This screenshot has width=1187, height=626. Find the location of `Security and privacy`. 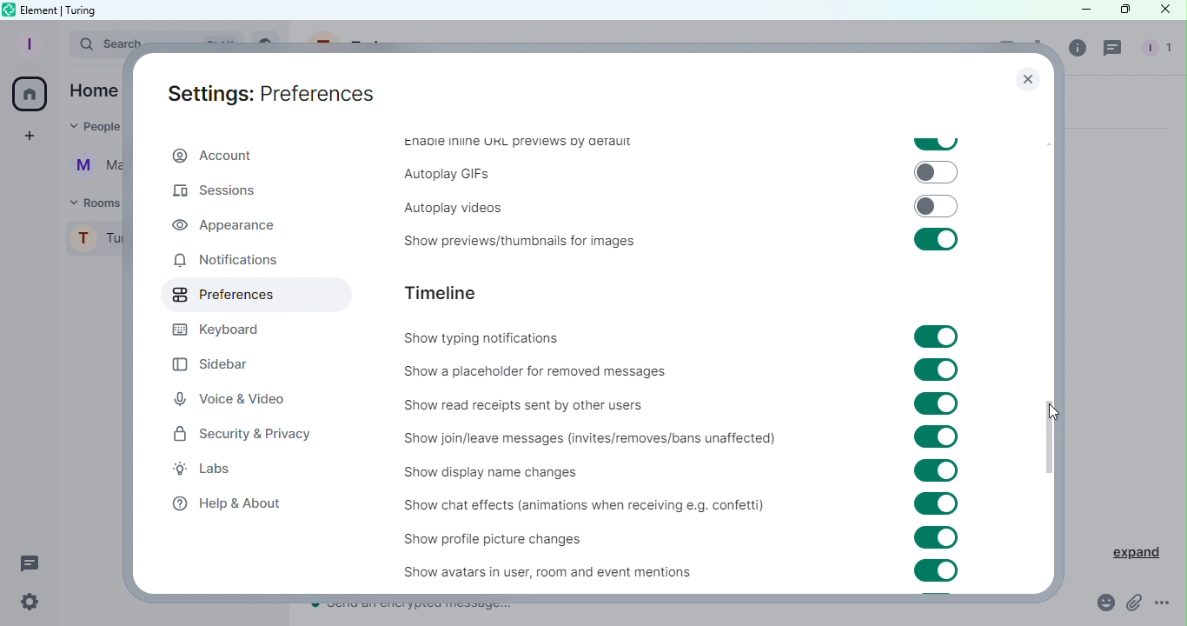

Security and privacy is located at coordinates (242, 437).